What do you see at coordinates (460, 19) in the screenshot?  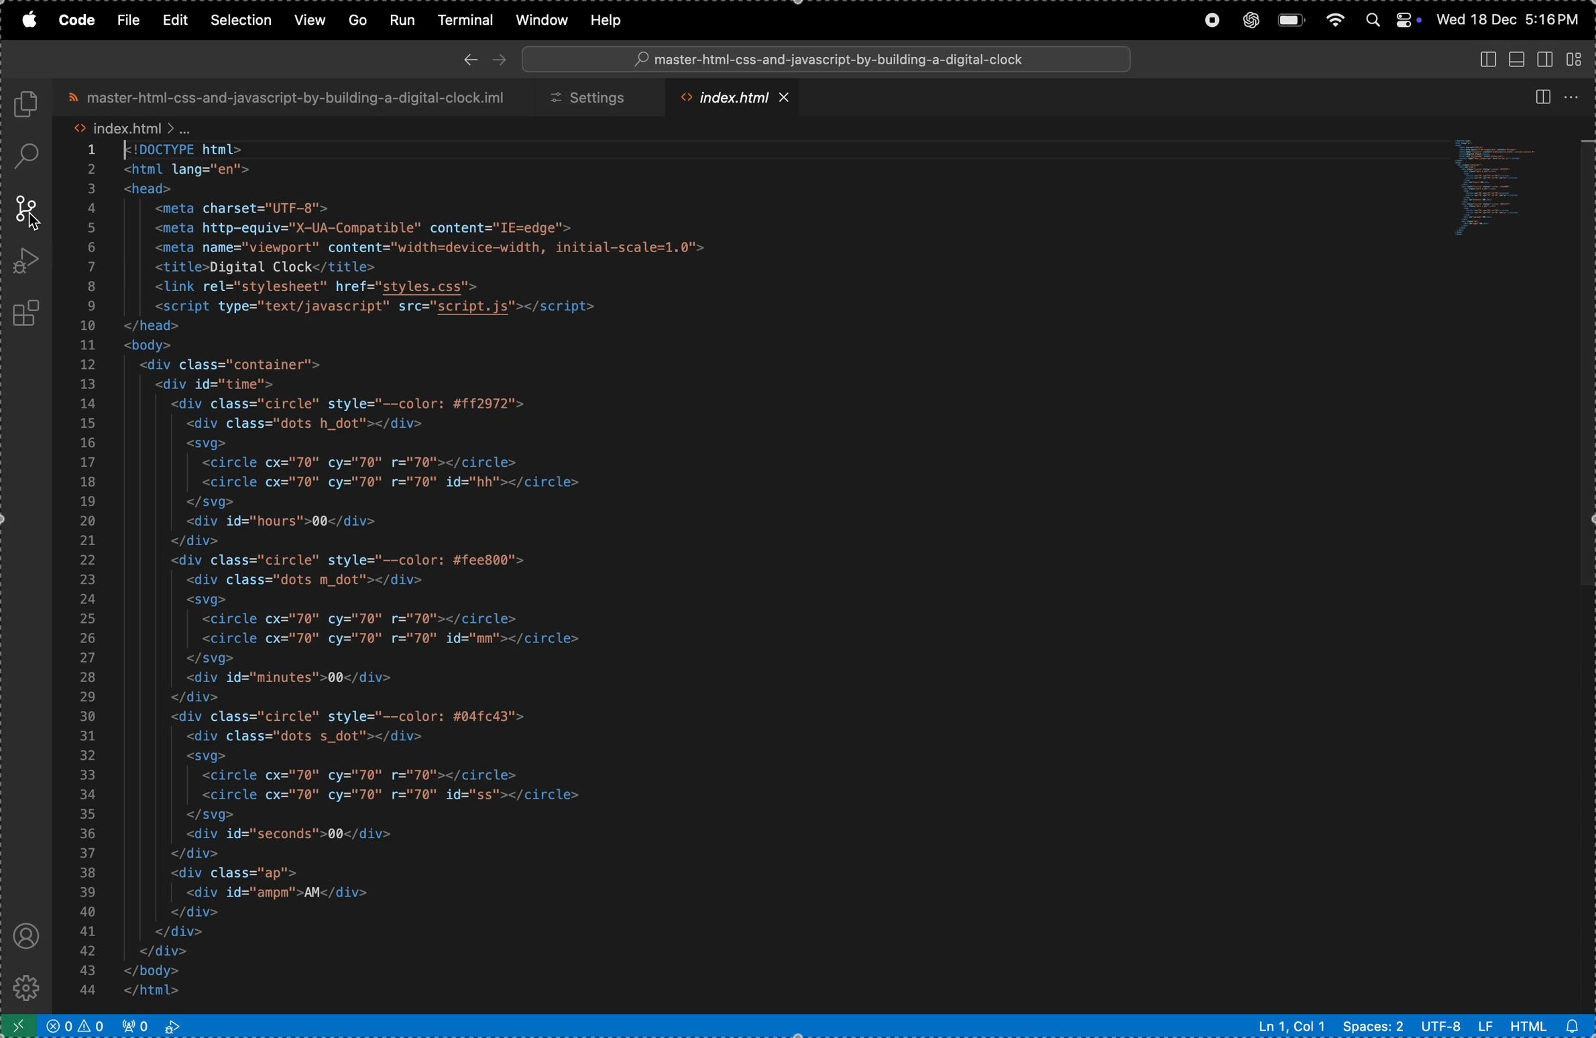 I see `terminal` at bounding box center [460, 19].